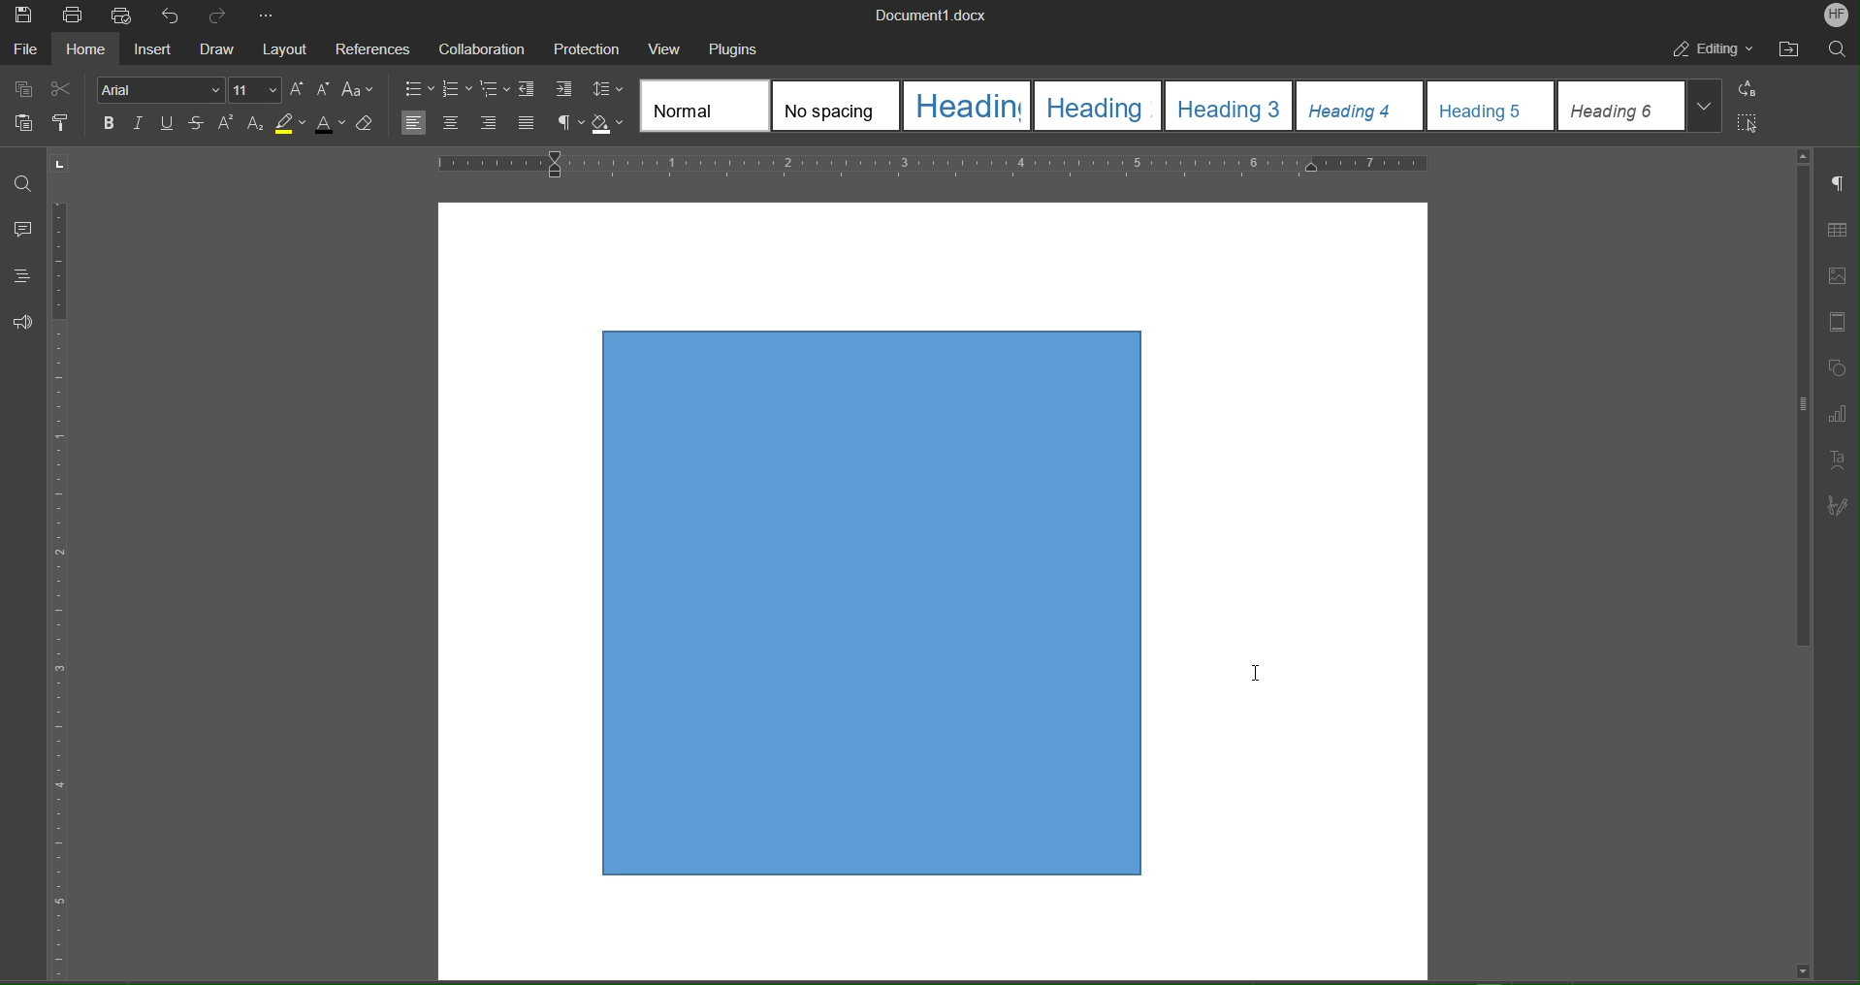 This screenshot has width=1860, height=985. I want to click on No spacing, so click(834, 105).